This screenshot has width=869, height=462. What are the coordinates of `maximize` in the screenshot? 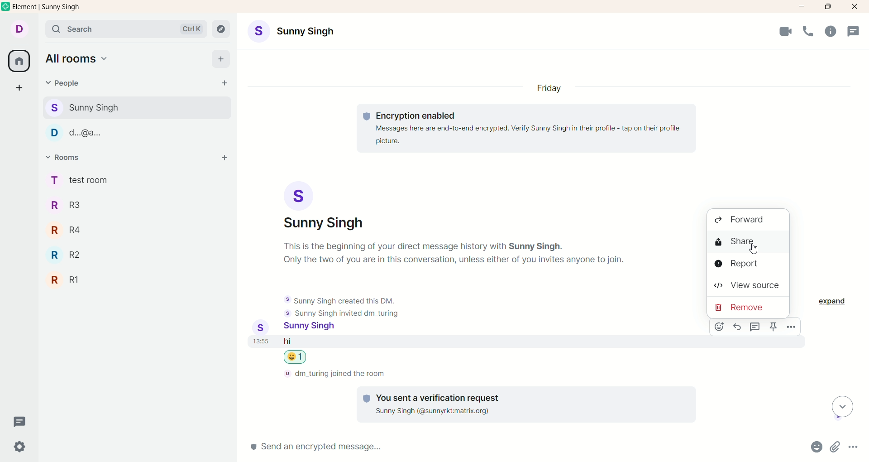 It's located at (826, 7).